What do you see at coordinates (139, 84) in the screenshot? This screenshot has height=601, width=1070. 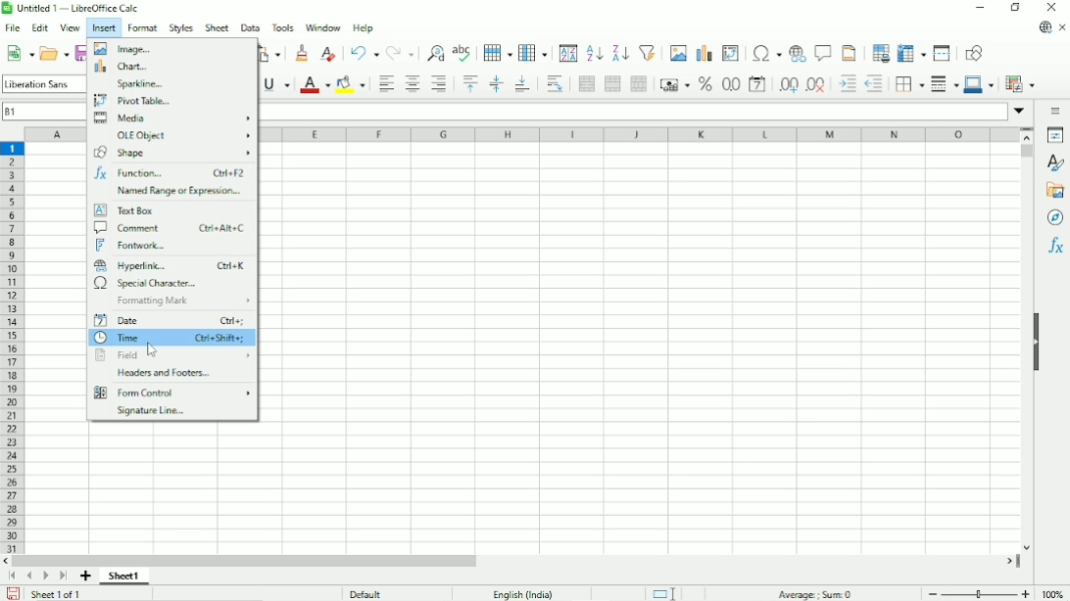 I see `Sparkline` at bounding box center [139, 84].